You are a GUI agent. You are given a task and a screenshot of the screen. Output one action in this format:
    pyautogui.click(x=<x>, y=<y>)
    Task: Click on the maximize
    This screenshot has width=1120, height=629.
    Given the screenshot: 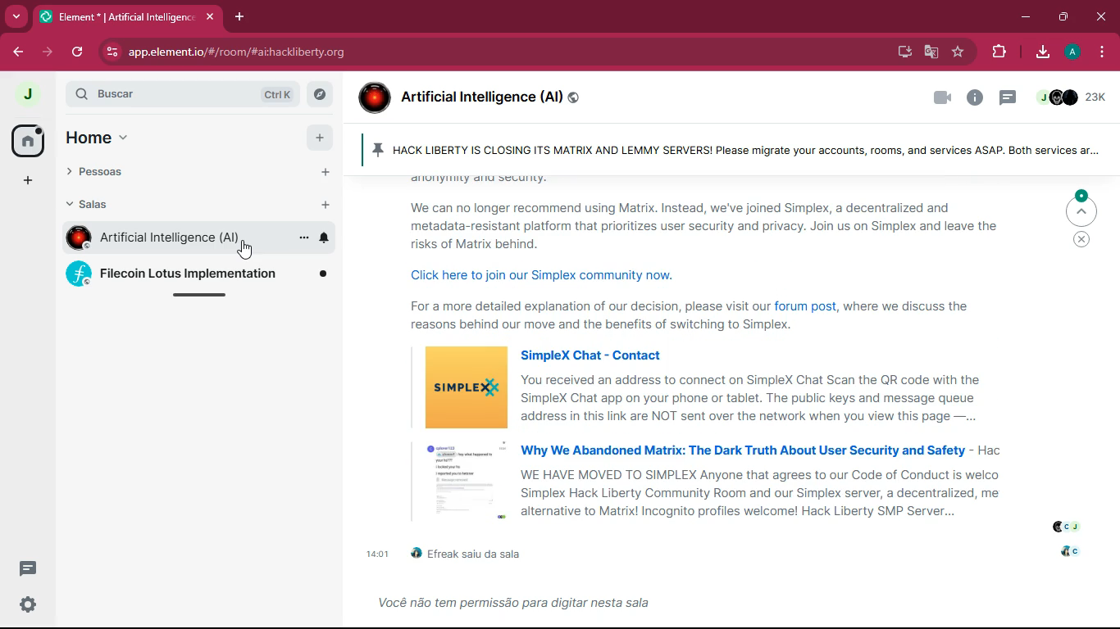 What is the action you would take?
    pyautogui.click(x=1060, y=17)
    